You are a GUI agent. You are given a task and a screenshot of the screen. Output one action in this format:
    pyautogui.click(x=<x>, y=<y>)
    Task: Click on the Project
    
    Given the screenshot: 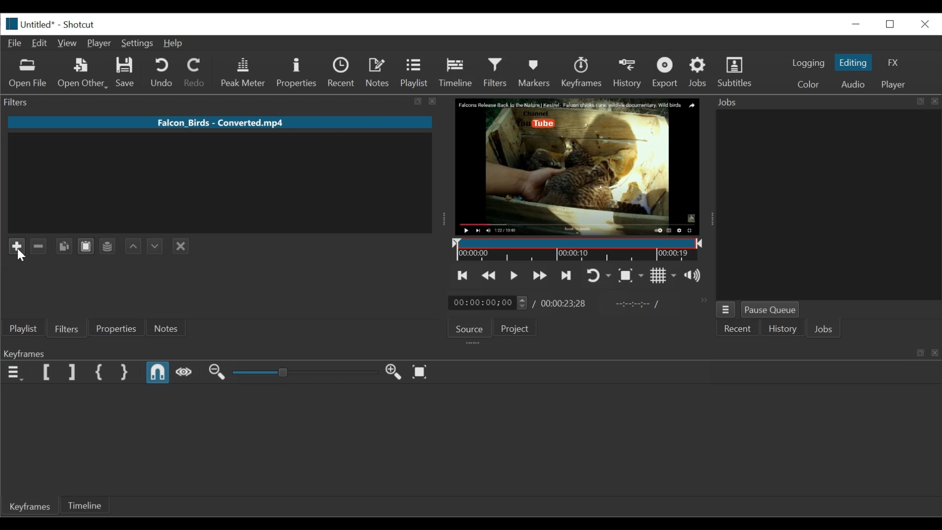 What is the action you would take?
    pyautogui.click(x=515, y=328)
    